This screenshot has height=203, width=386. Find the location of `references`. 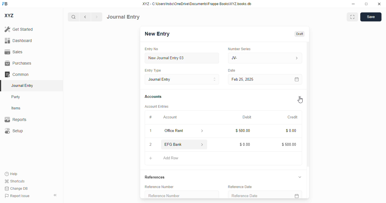

references is located at coordinates (155, 177).